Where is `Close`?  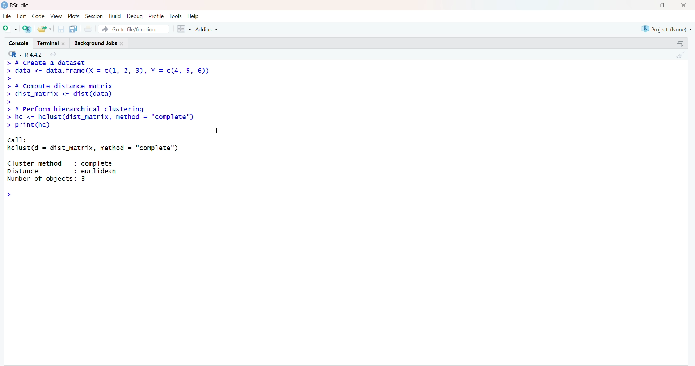
Close is located at coordinates (683, 7).